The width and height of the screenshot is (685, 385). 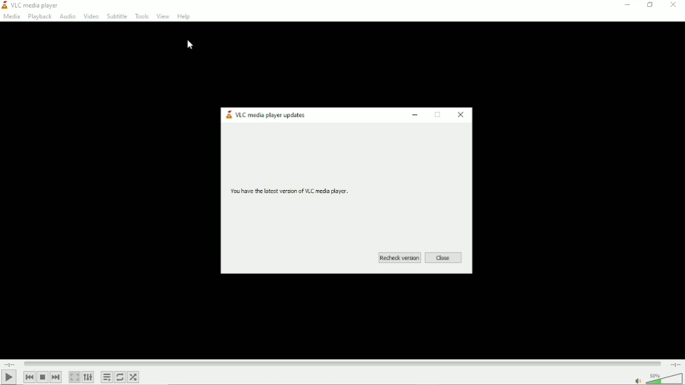 I want to click on Toggle between loop all, loop one and no loop, so click(x=120, y=377).